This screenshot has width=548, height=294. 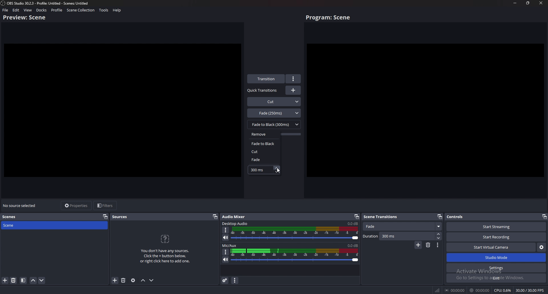 What do you see at coordinates (515, 3) in the screenshot?
I see `minimize` at bounding box center [515, 3].